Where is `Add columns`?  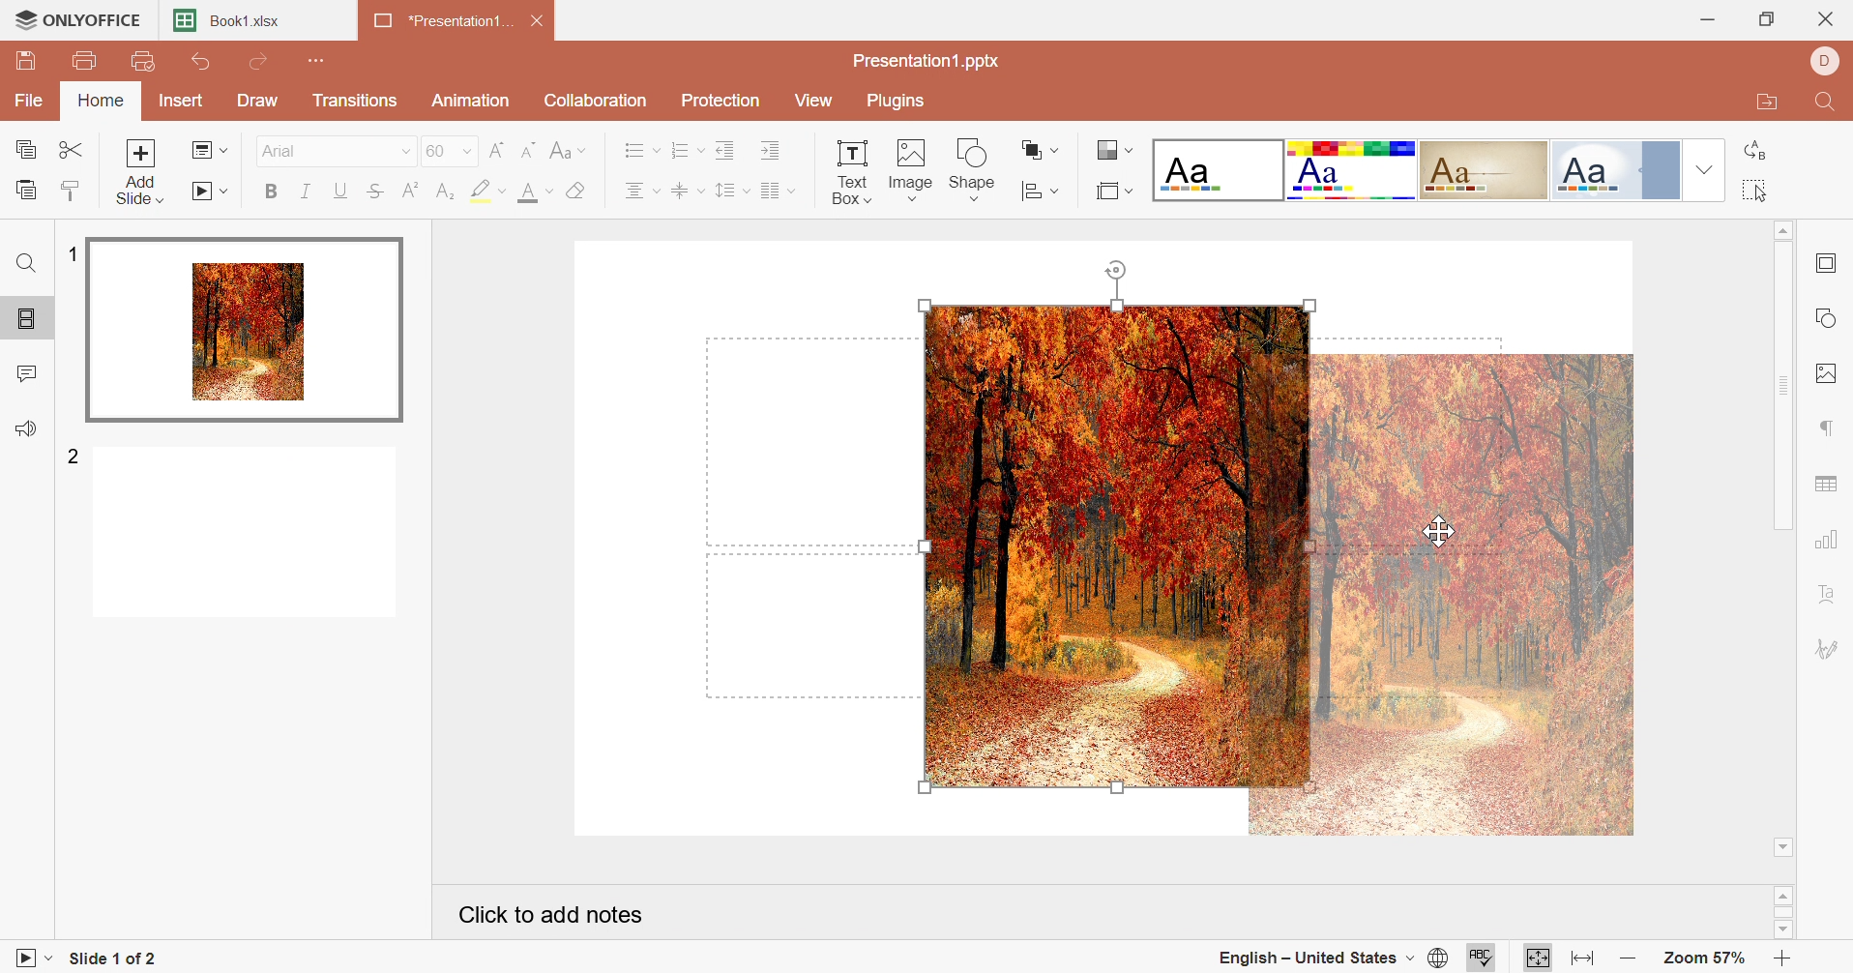
Add columns is located at coordinates (776, 192).